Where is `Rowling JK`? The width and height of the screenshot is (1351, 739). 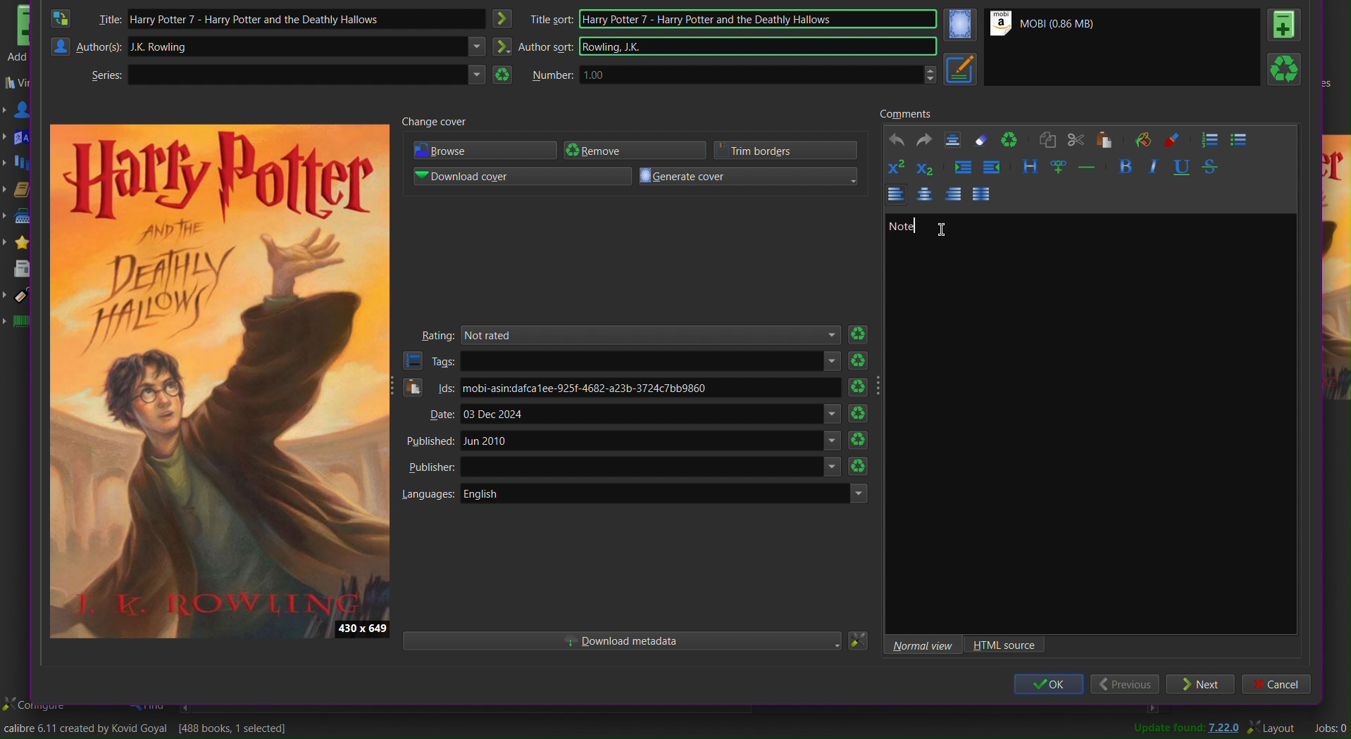
Rowling JK is located at coordinates (760, 45).